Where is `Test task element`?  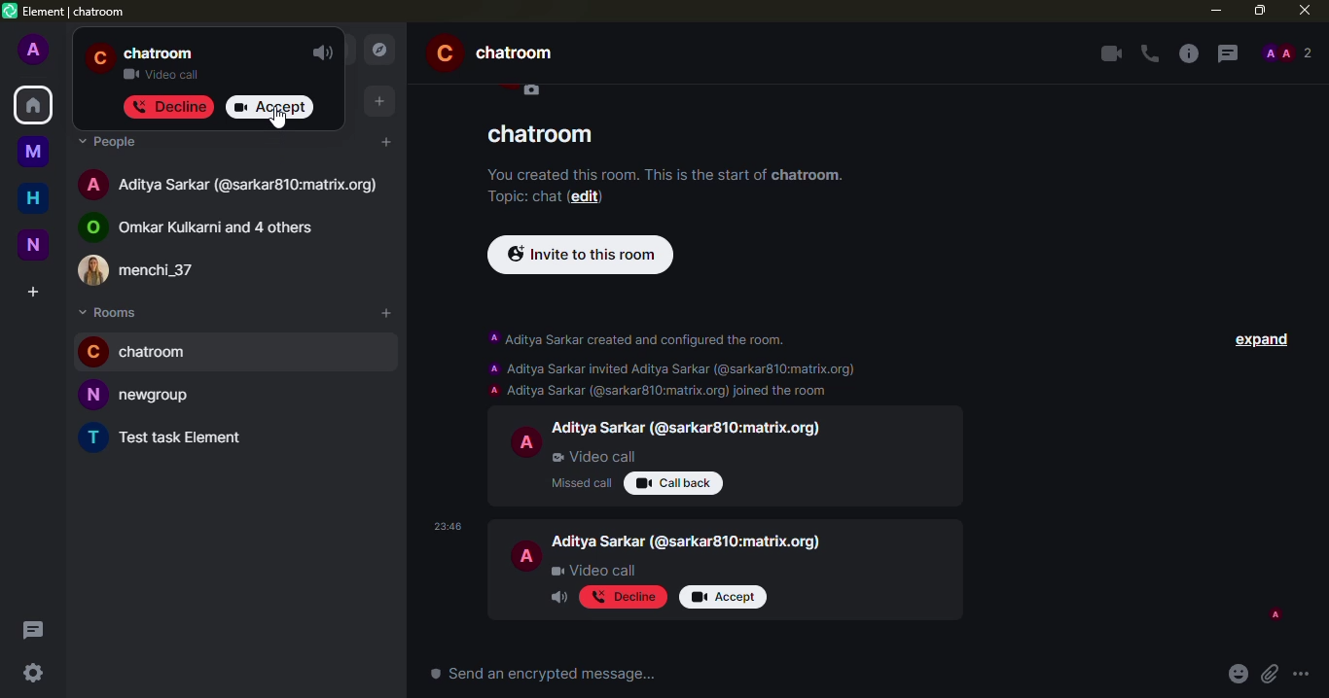 Test task element is located at coordinates (166, 438).